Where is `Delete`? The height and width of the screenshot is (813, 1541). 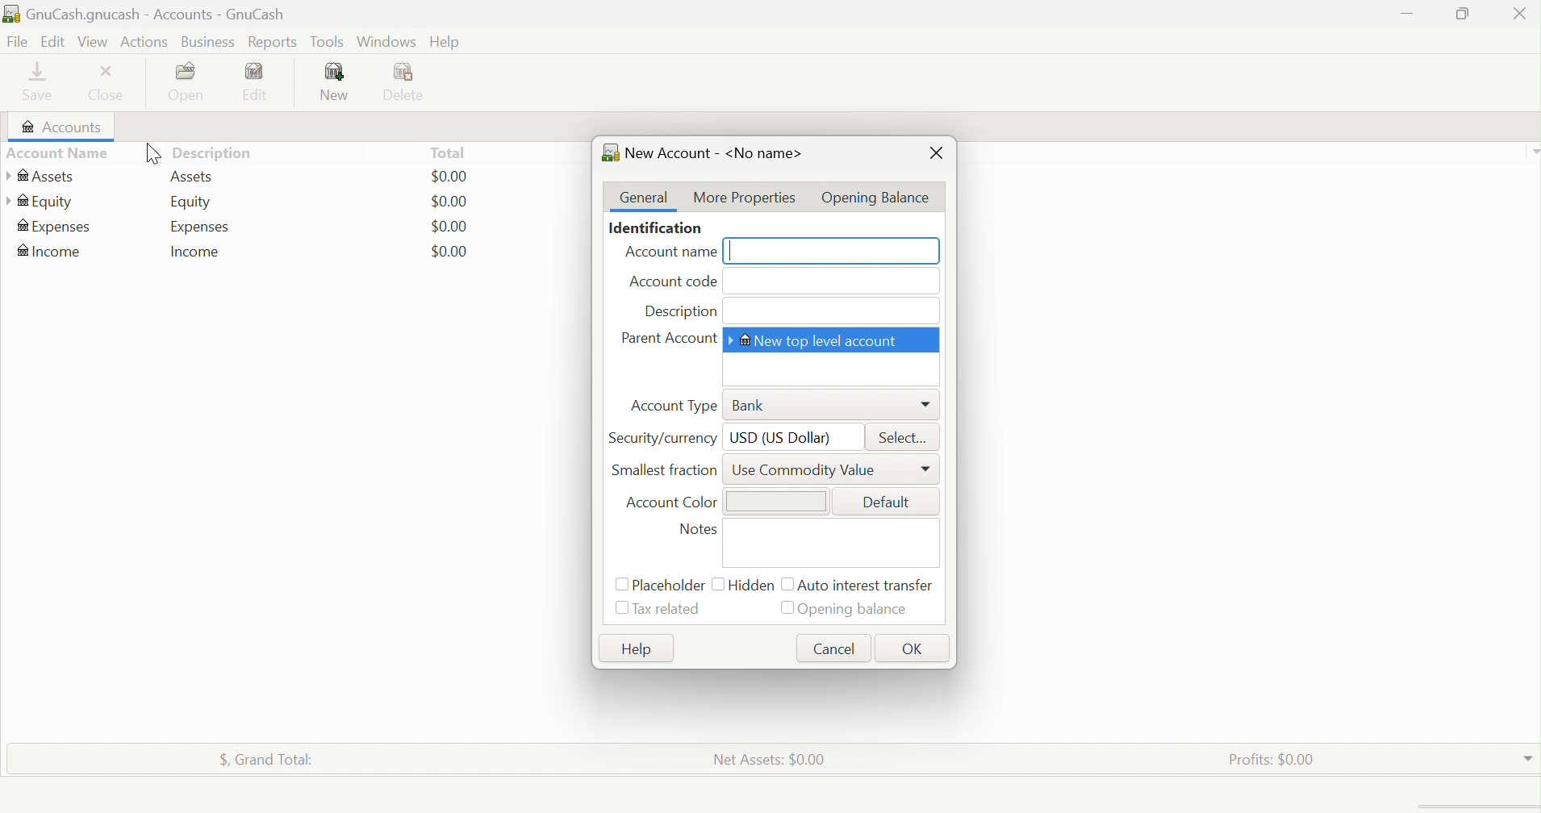 Delete is located at coordinates (409, 83).